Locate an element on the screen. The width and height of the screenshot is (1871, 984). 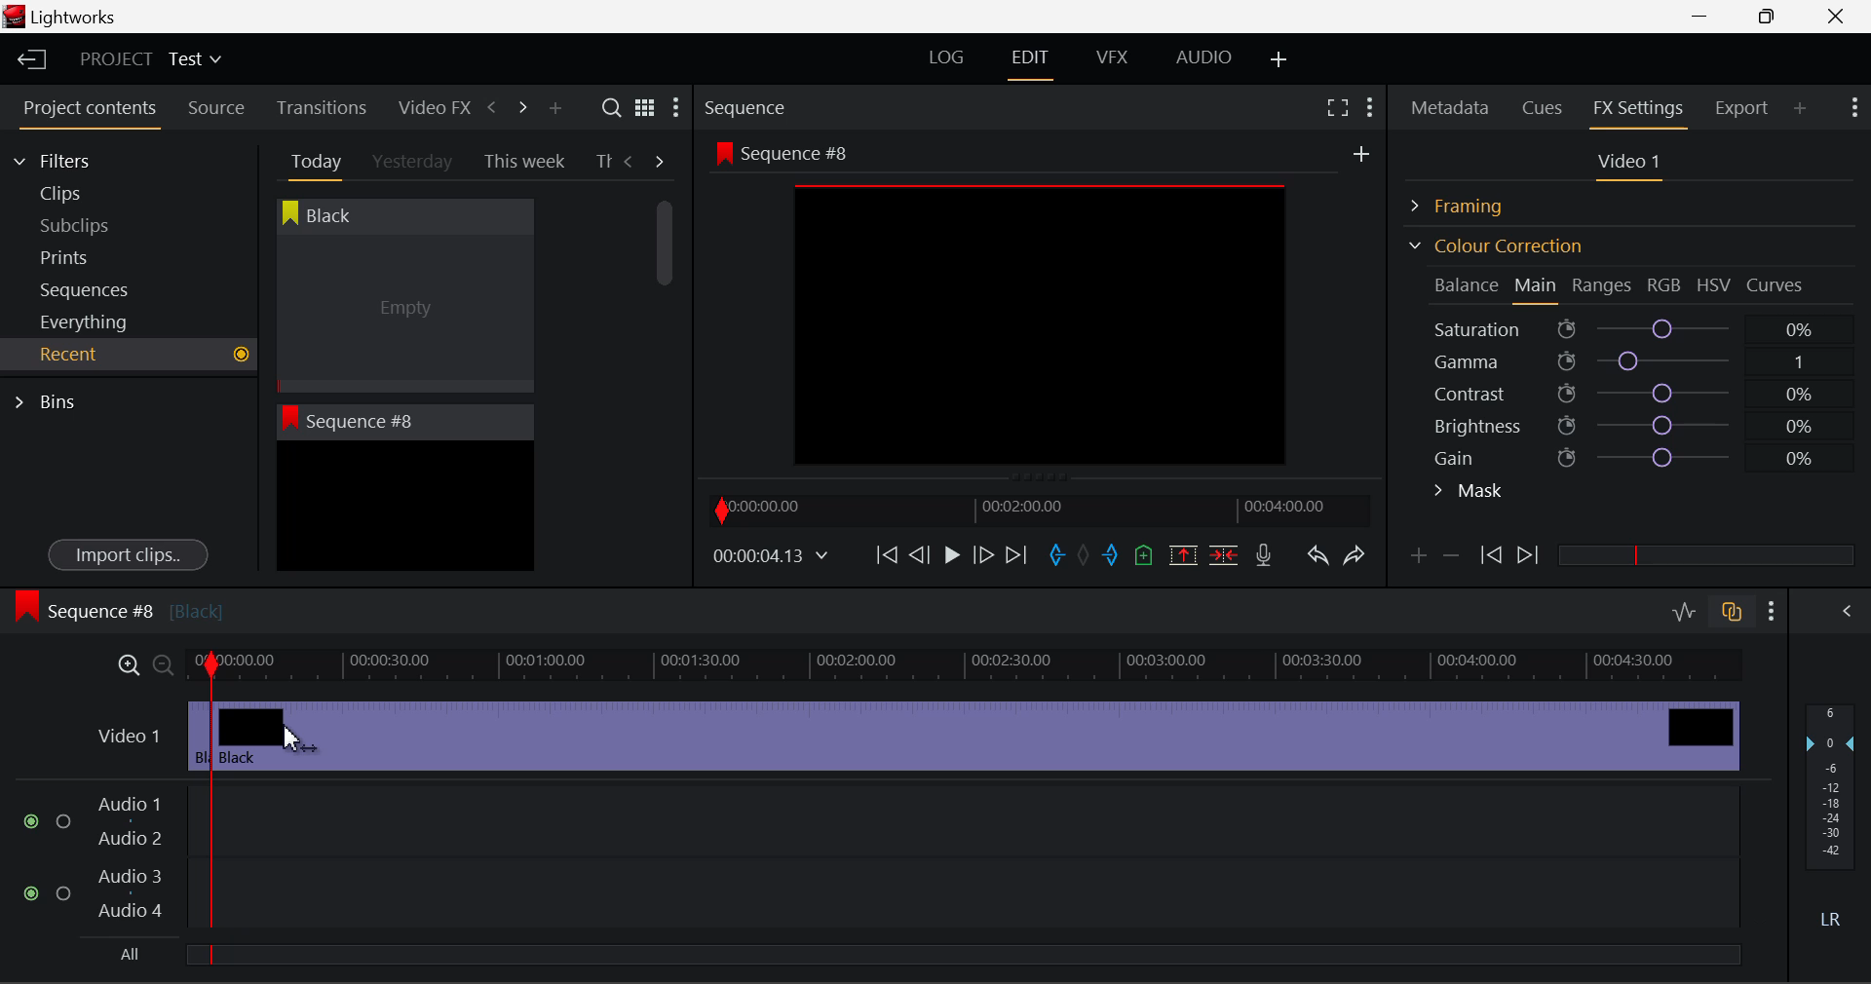
Search is located at coordinates (614, 108).